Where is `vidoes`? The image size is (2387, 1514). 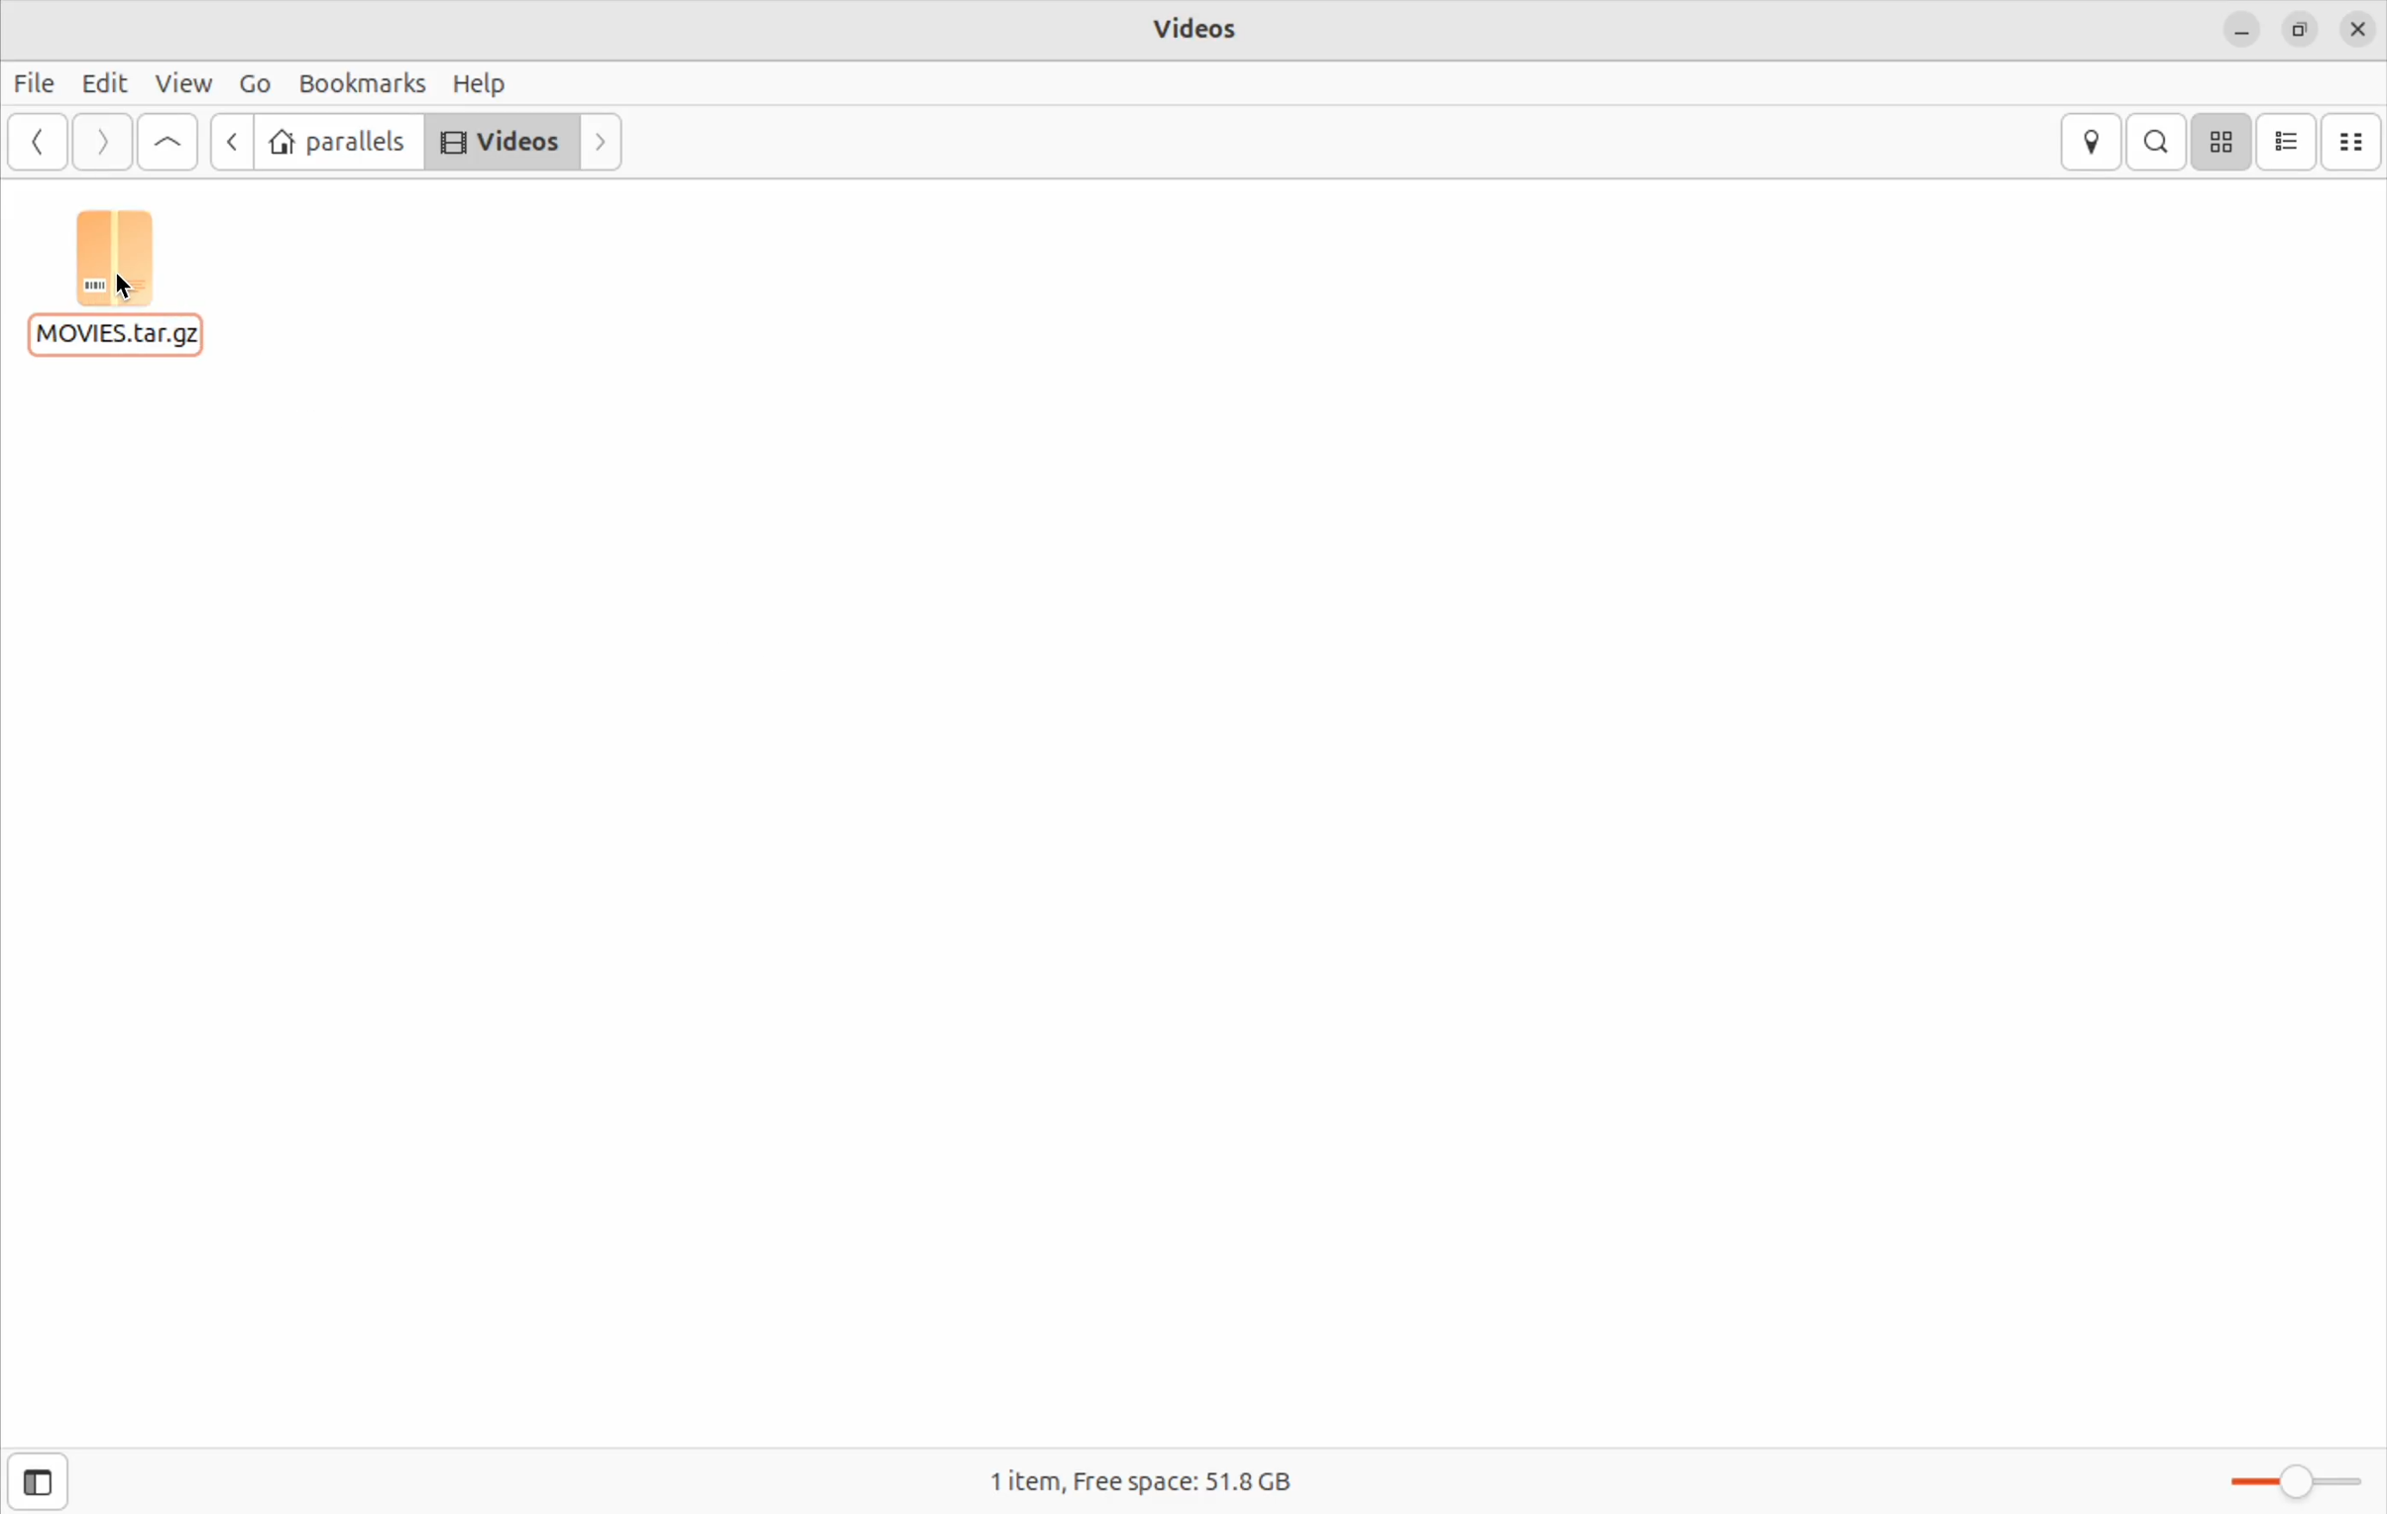 vidoes is located at coordinates (1200, 28).